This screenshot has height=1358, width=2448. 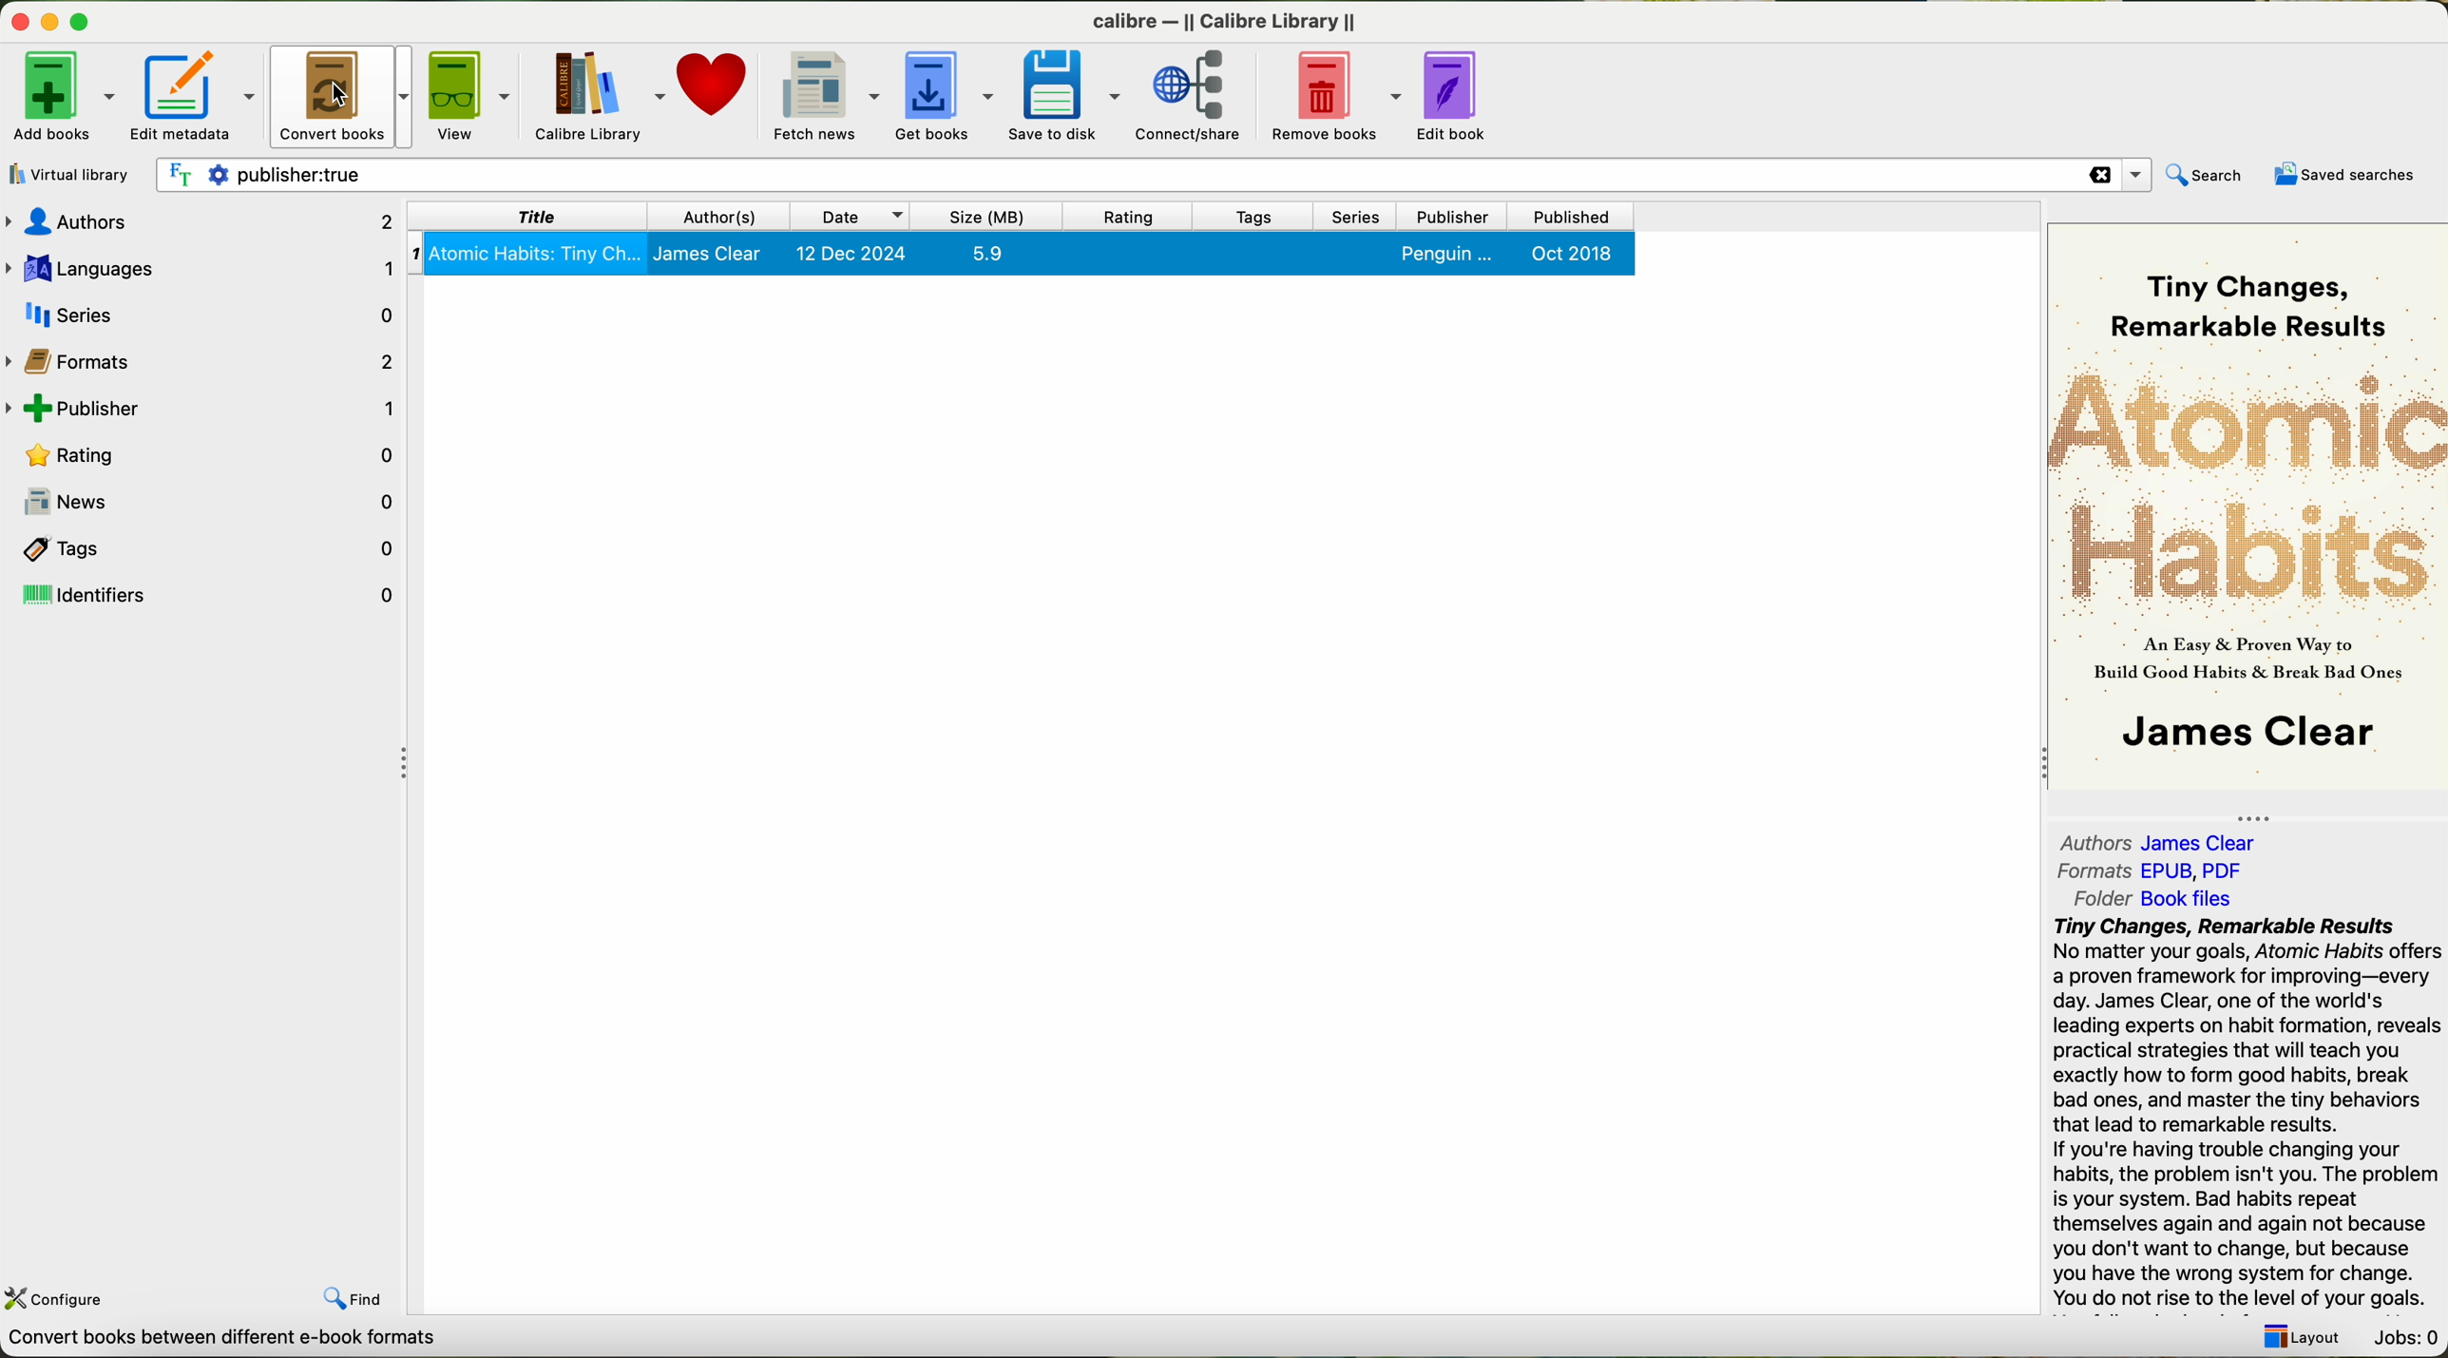 What do you see at coordinates (201, 220) in the screenshot?
I see `authors` at bounding box center [201, 220].